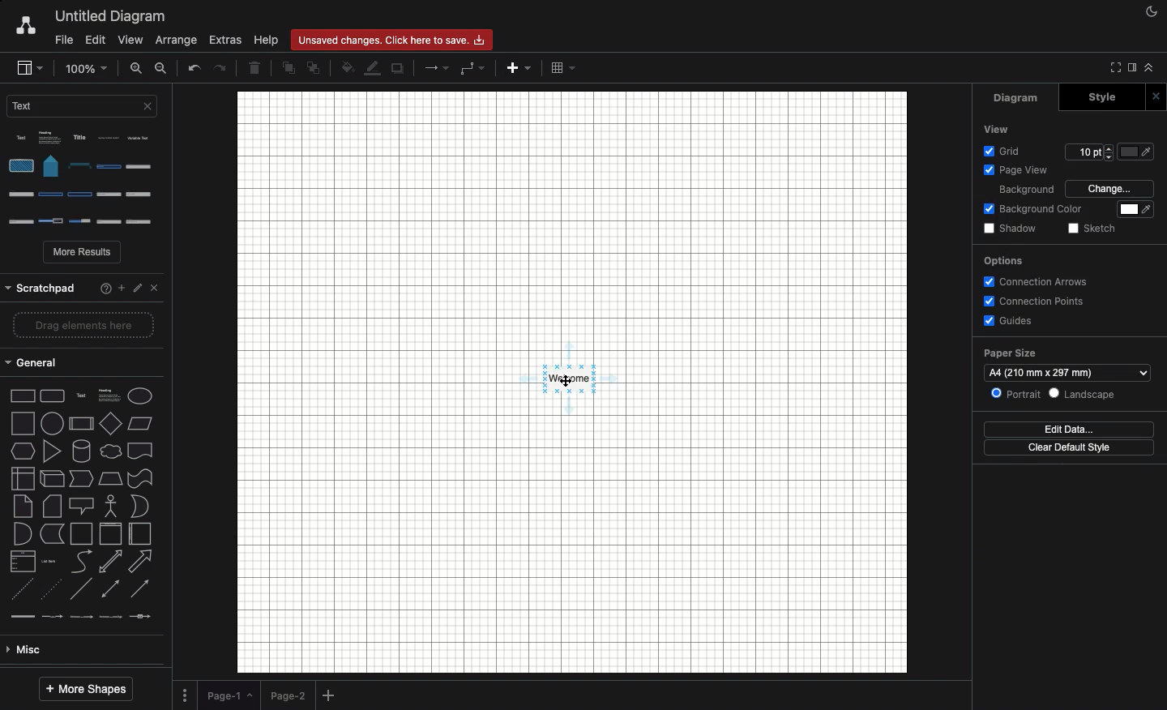  I want to click on Sidebar, so click(28, 68).